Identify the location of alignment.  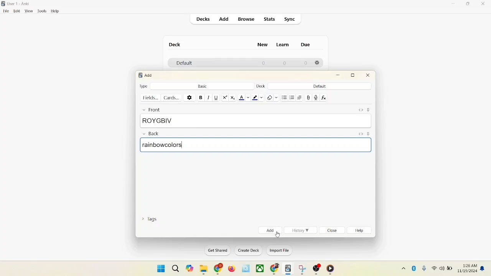
(300, 97).